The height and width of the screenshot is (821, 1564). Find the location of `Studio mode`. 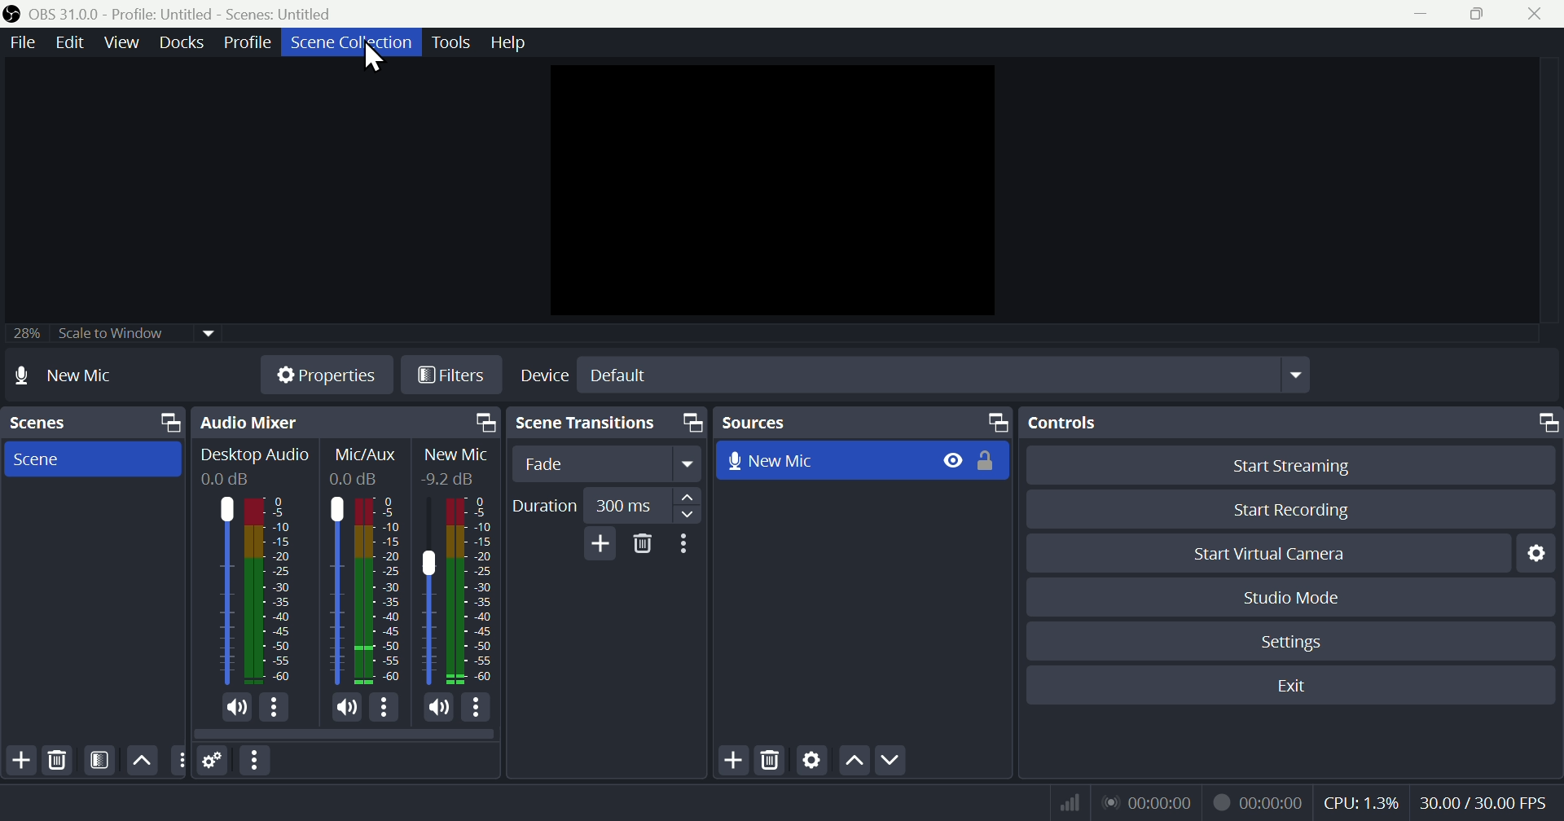

Studio mode is located at coordinates (1310, 599).